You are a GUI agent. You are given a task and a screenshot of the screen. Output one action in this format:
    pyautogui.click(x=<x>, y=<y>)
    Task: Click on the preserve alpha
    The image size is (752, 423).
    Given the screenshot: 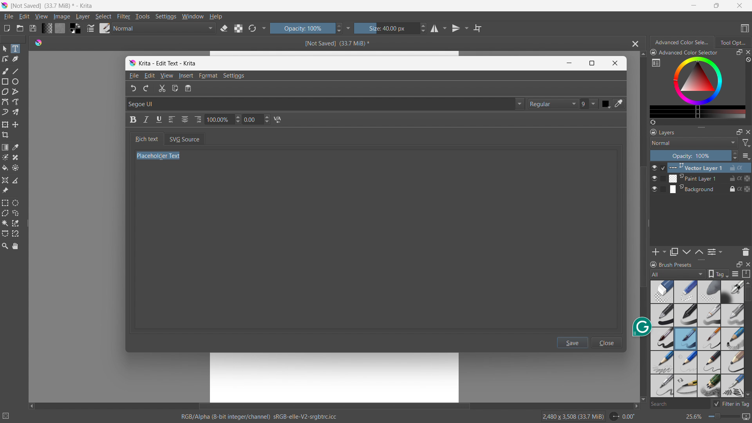 What is the action you would take?
    pyautogui.click(x=238, y=29)
    